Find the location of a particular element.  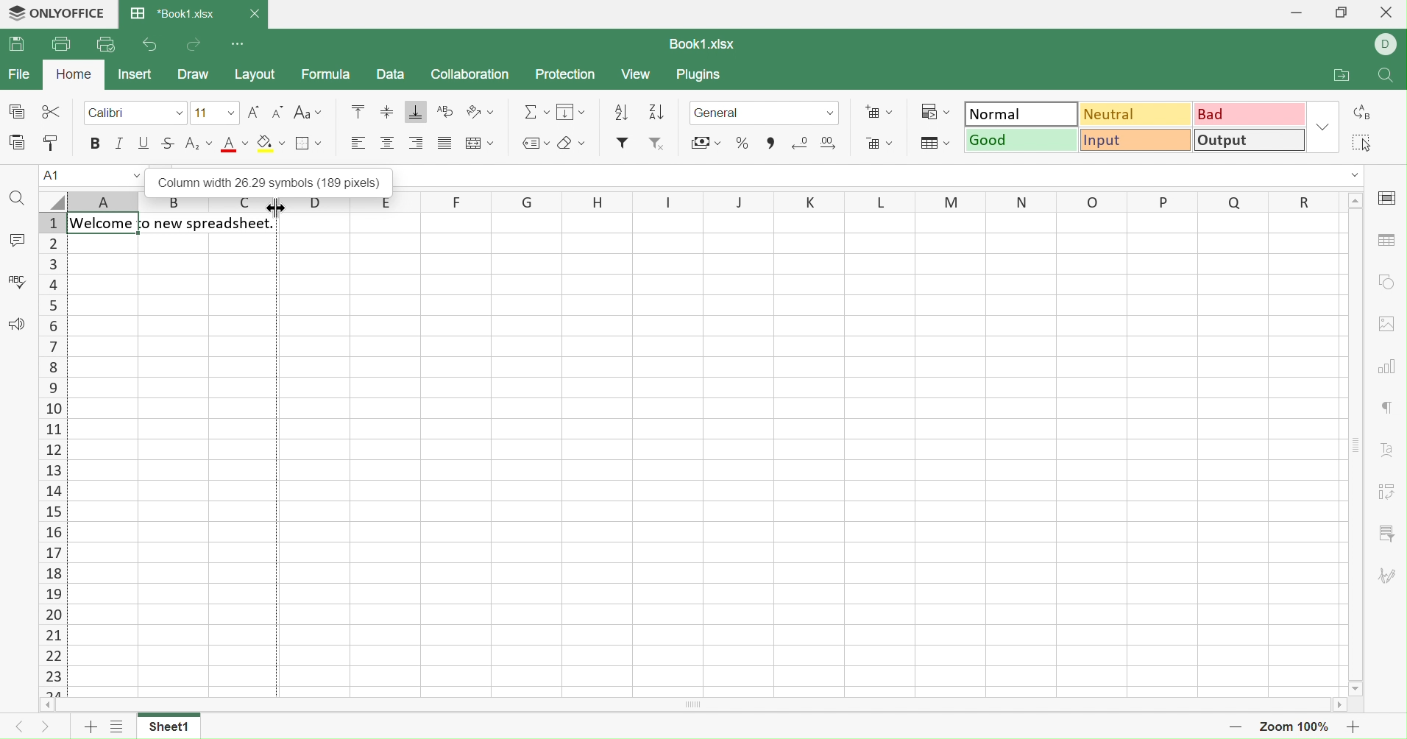

Font color is located at coordinates (237, 144).